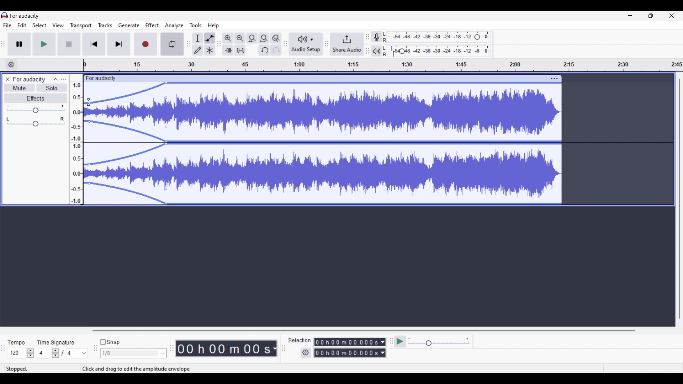  What do you see at coordinates (264, 50) in the screenshot?
I see `Undo` at bounding box center [264, 50].